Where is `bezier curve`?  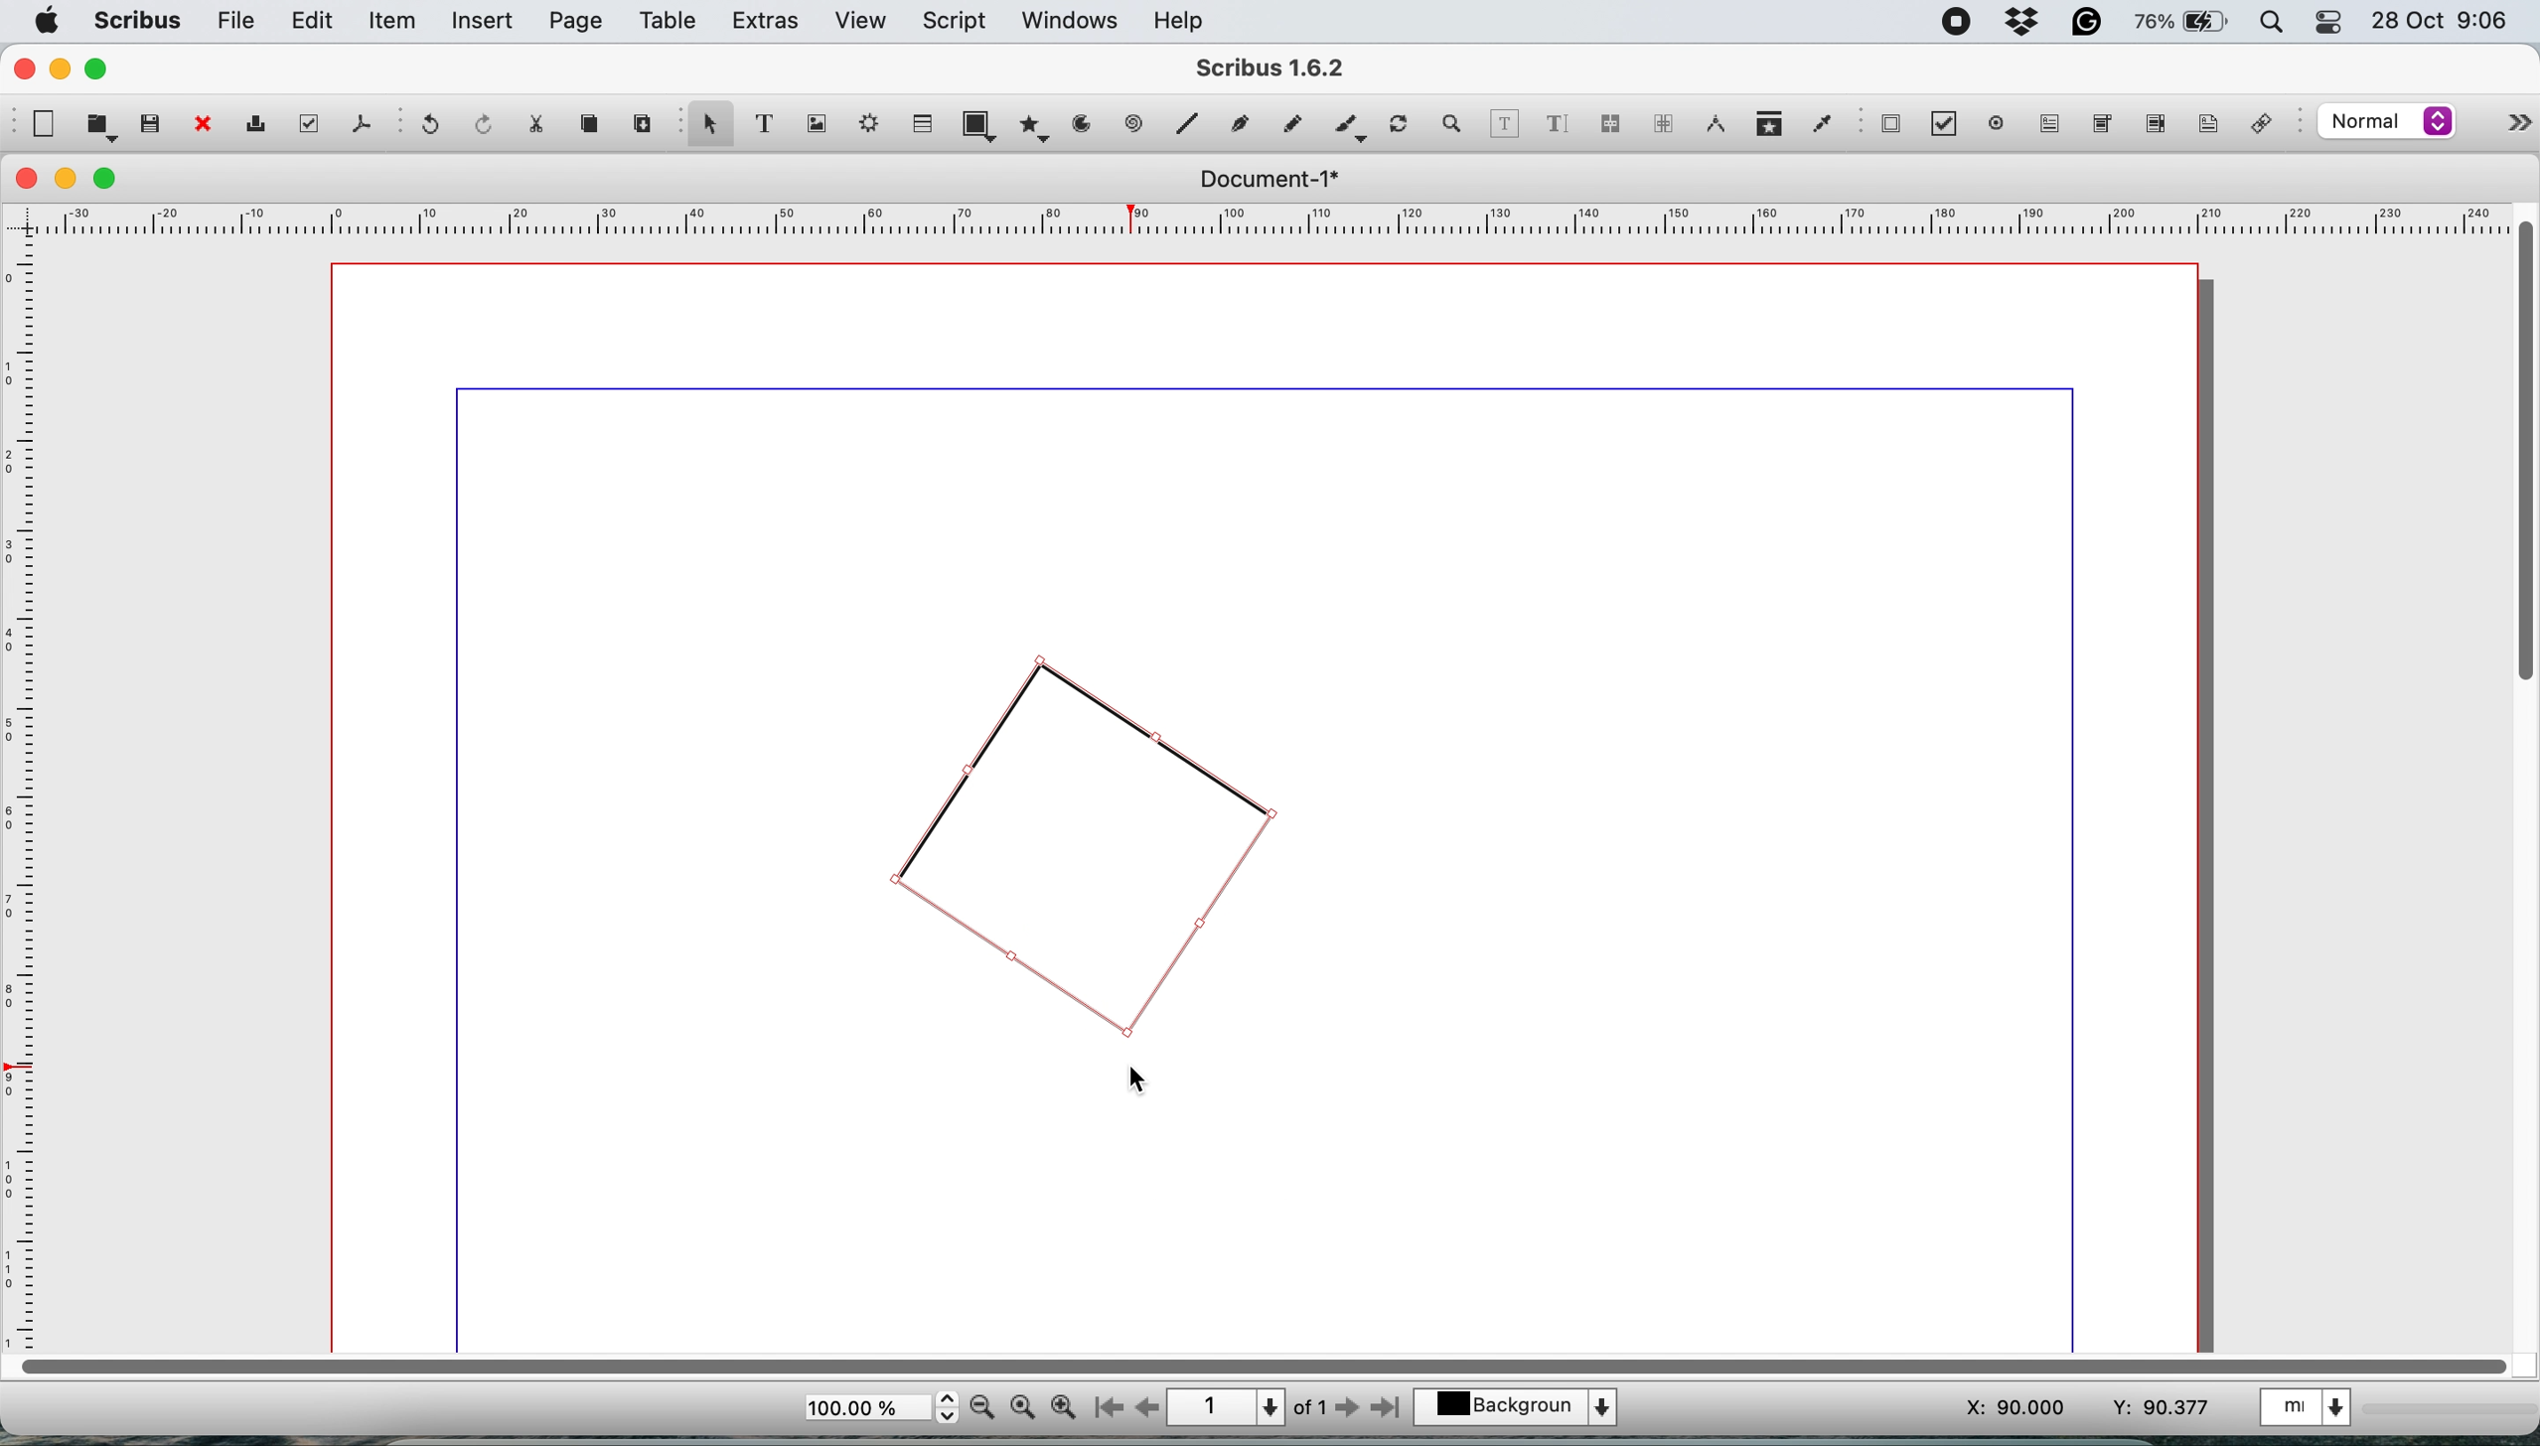
bezier curve is located at coordinates (1243, 121).